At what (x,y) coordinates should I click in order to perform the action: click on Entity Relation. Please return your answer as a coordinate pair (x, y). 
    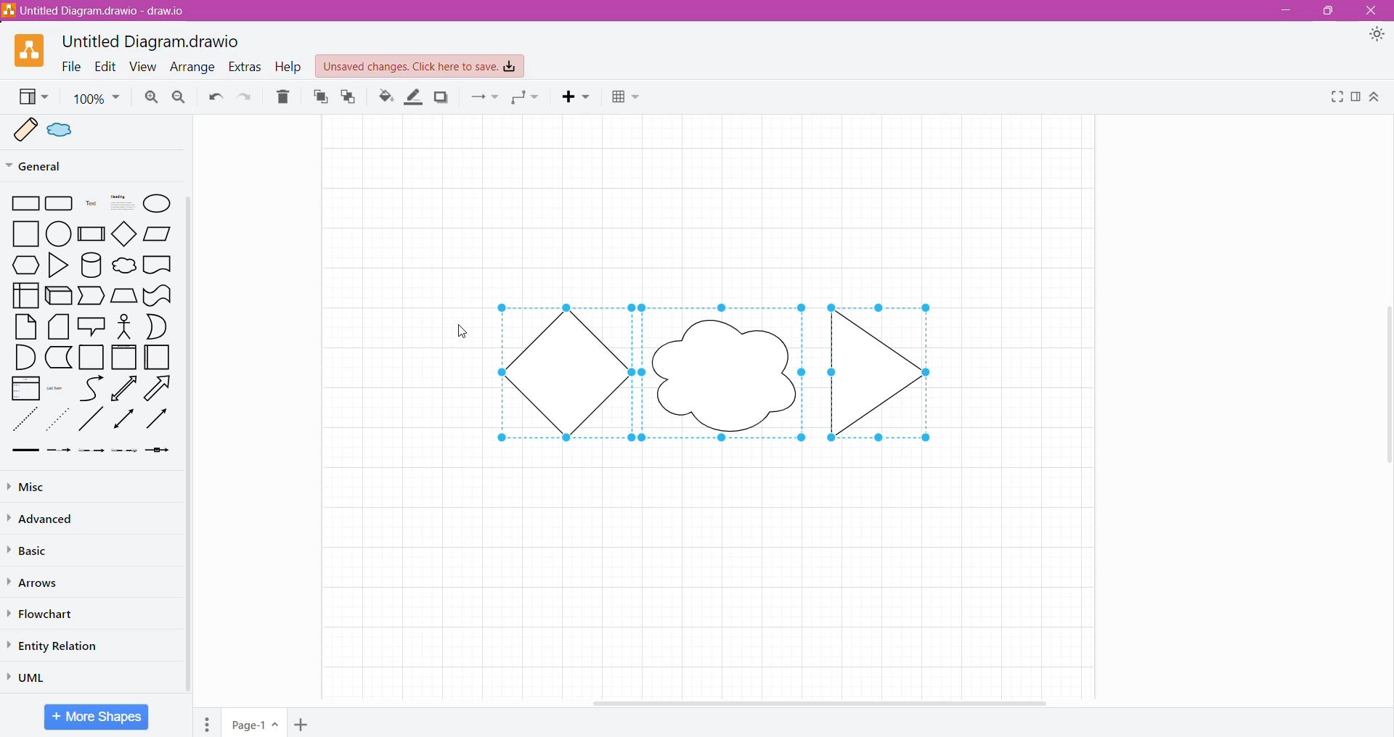
    Looking at the image, I should click on (62, 646).